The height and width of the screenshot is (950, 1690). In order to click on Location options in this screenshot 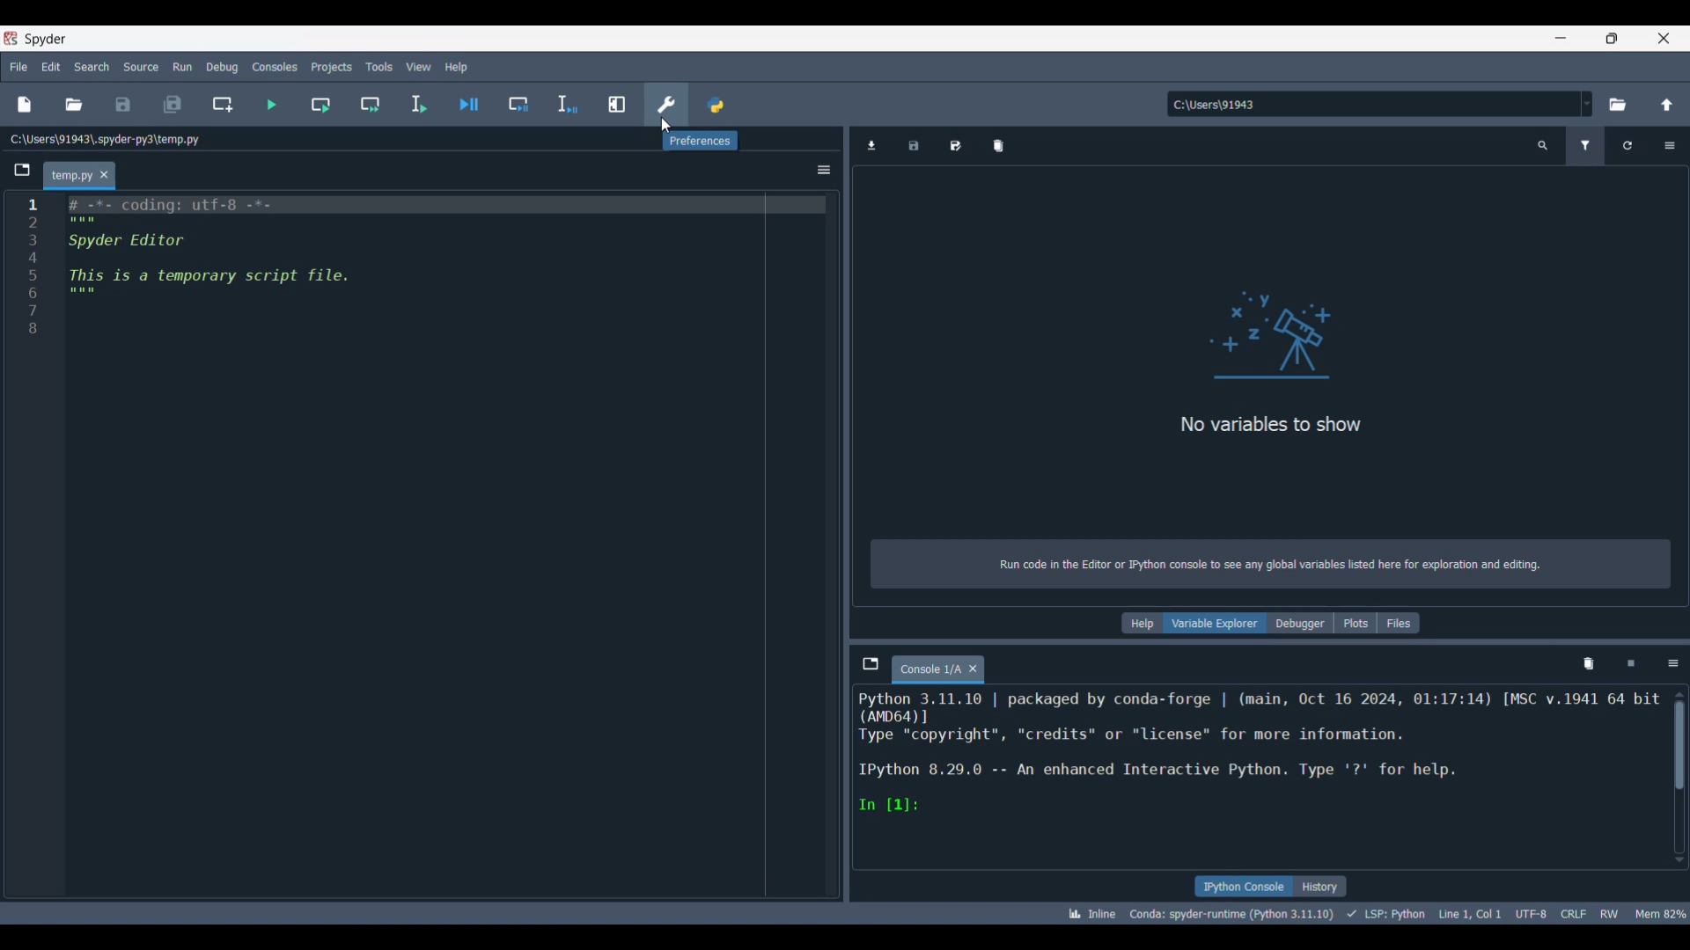, I will do `click(1587, 104)`.